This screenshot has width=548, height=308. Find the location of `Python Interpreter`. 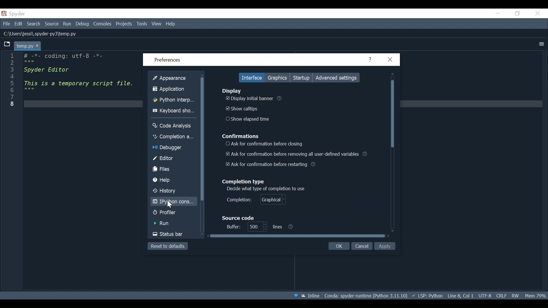

Python Interpreter is located at coordinates (173, 101).